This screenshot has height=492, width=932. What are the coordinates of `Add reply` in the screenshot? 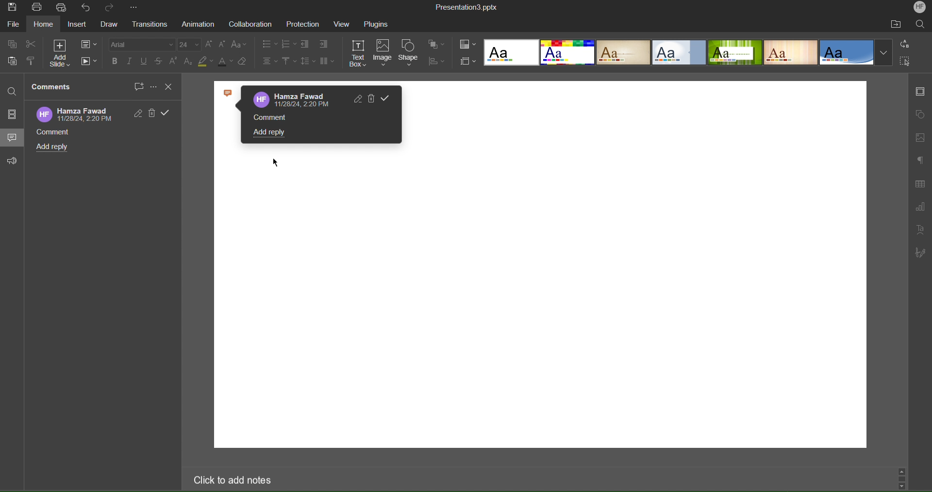 It's located at (56, 147).